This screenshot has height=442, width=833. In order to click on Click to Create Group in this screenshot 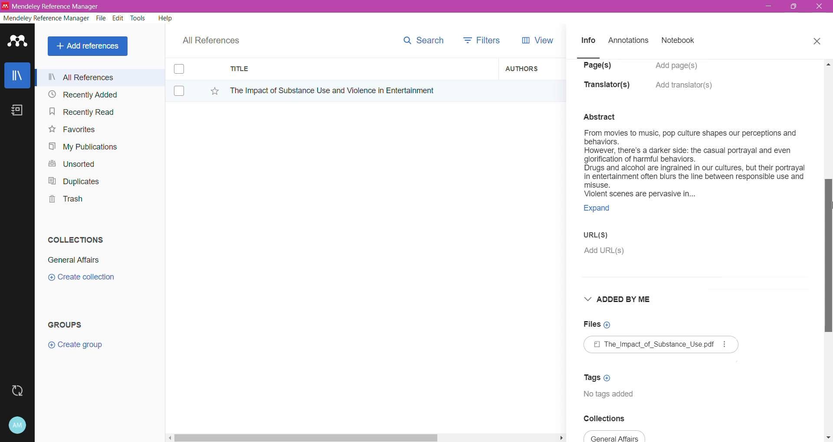, I will do `click(77, 348)`.